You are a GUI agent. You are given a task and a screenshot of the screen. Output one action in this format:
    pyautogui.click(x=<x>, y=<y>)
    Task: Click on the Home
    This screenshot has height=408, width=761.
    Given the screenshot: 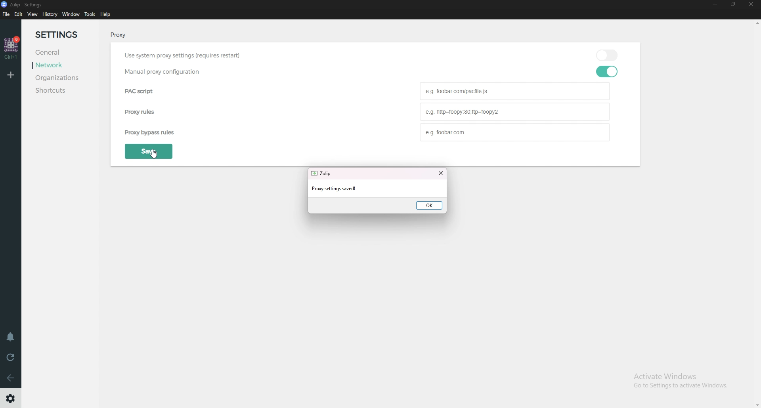 What is the action you would take?
    pyautogui.click(x=12, y=48)
    